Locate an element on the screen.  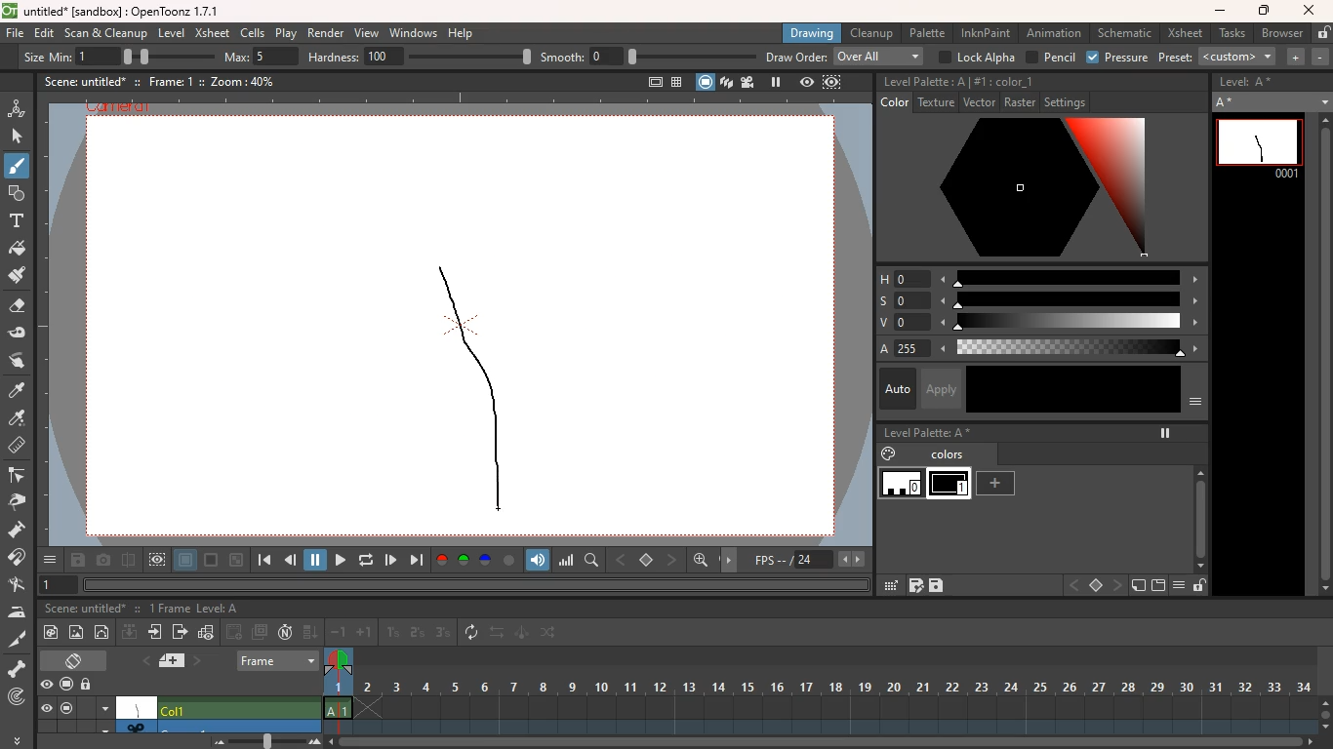
beggining is located at coordinates (262, 561).